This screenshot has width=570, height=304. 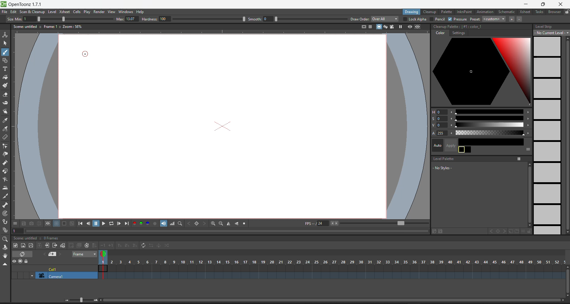 What do you see at coordinates (56, 223) in the screenshot?
I see `white background` at bounding box center [56, 223].